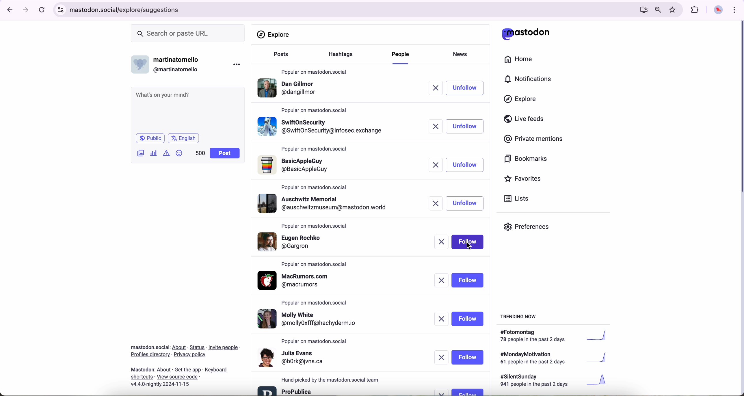 This screenshot has width=744, height=396. What do you see at coordinates (344, 55) in the screenshot?
I see `hasgtags` at bounding box center [344, 55].